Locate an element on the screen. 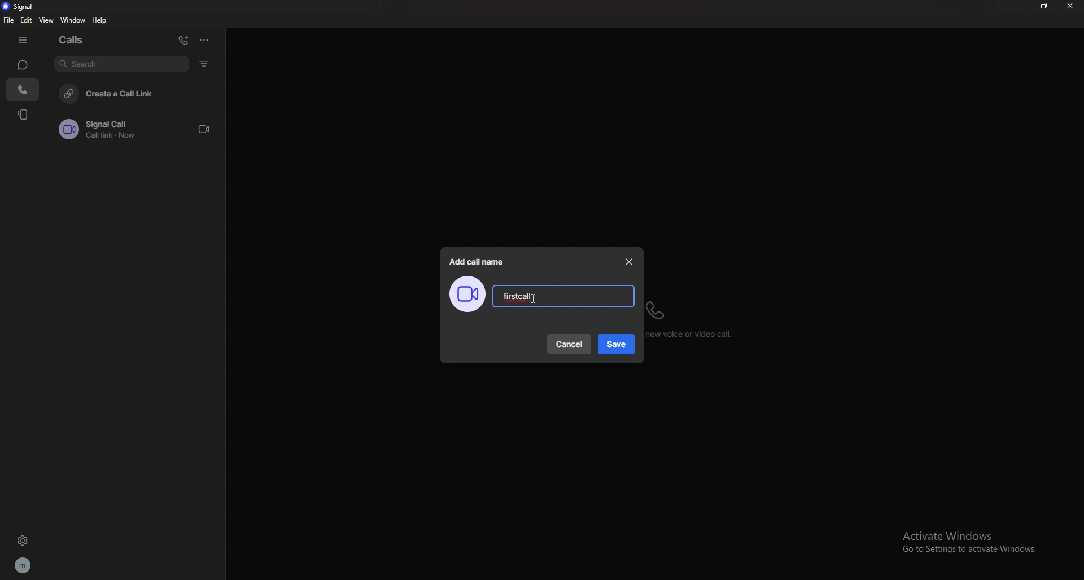 This screenshot has height=580, width=1084. minimize is located at coordinates (1018, 6).